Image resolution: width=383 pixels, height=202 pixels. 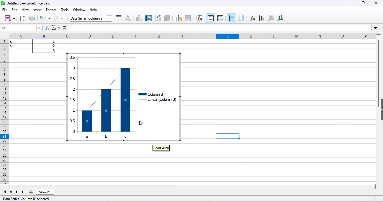 What do you see at coordinates (272, 18) in the screenshot?
I see `z axis` at bounding box center [272, 18].